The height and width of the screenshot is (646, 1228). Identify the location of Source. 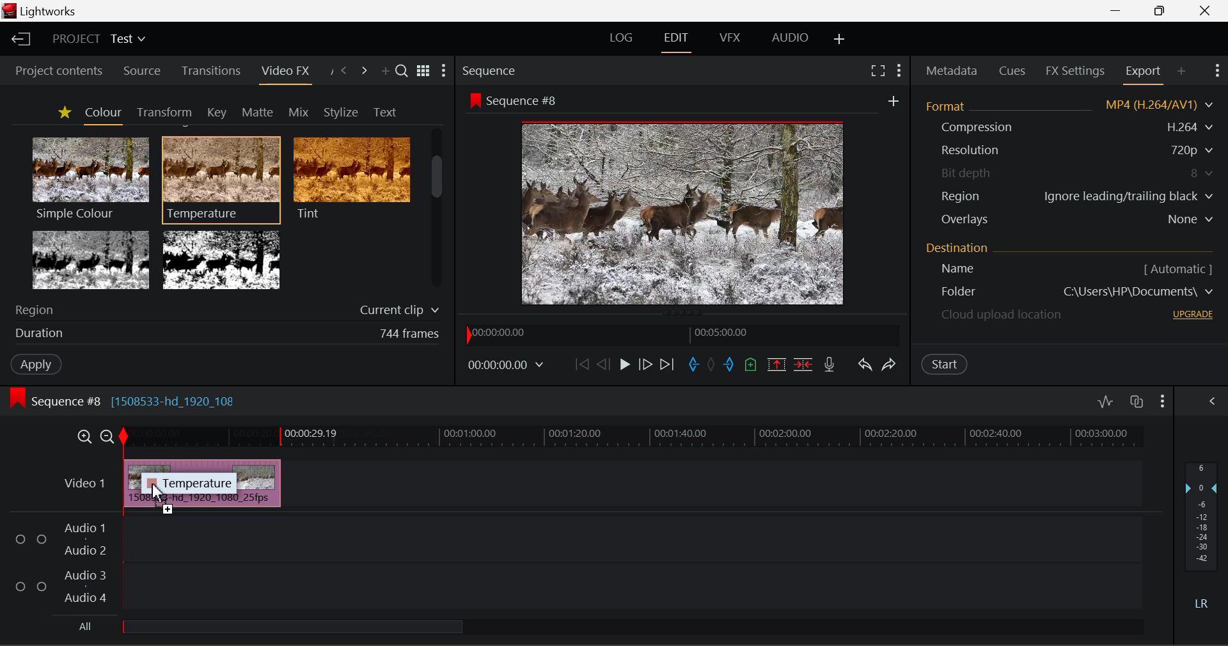
(143, 73).